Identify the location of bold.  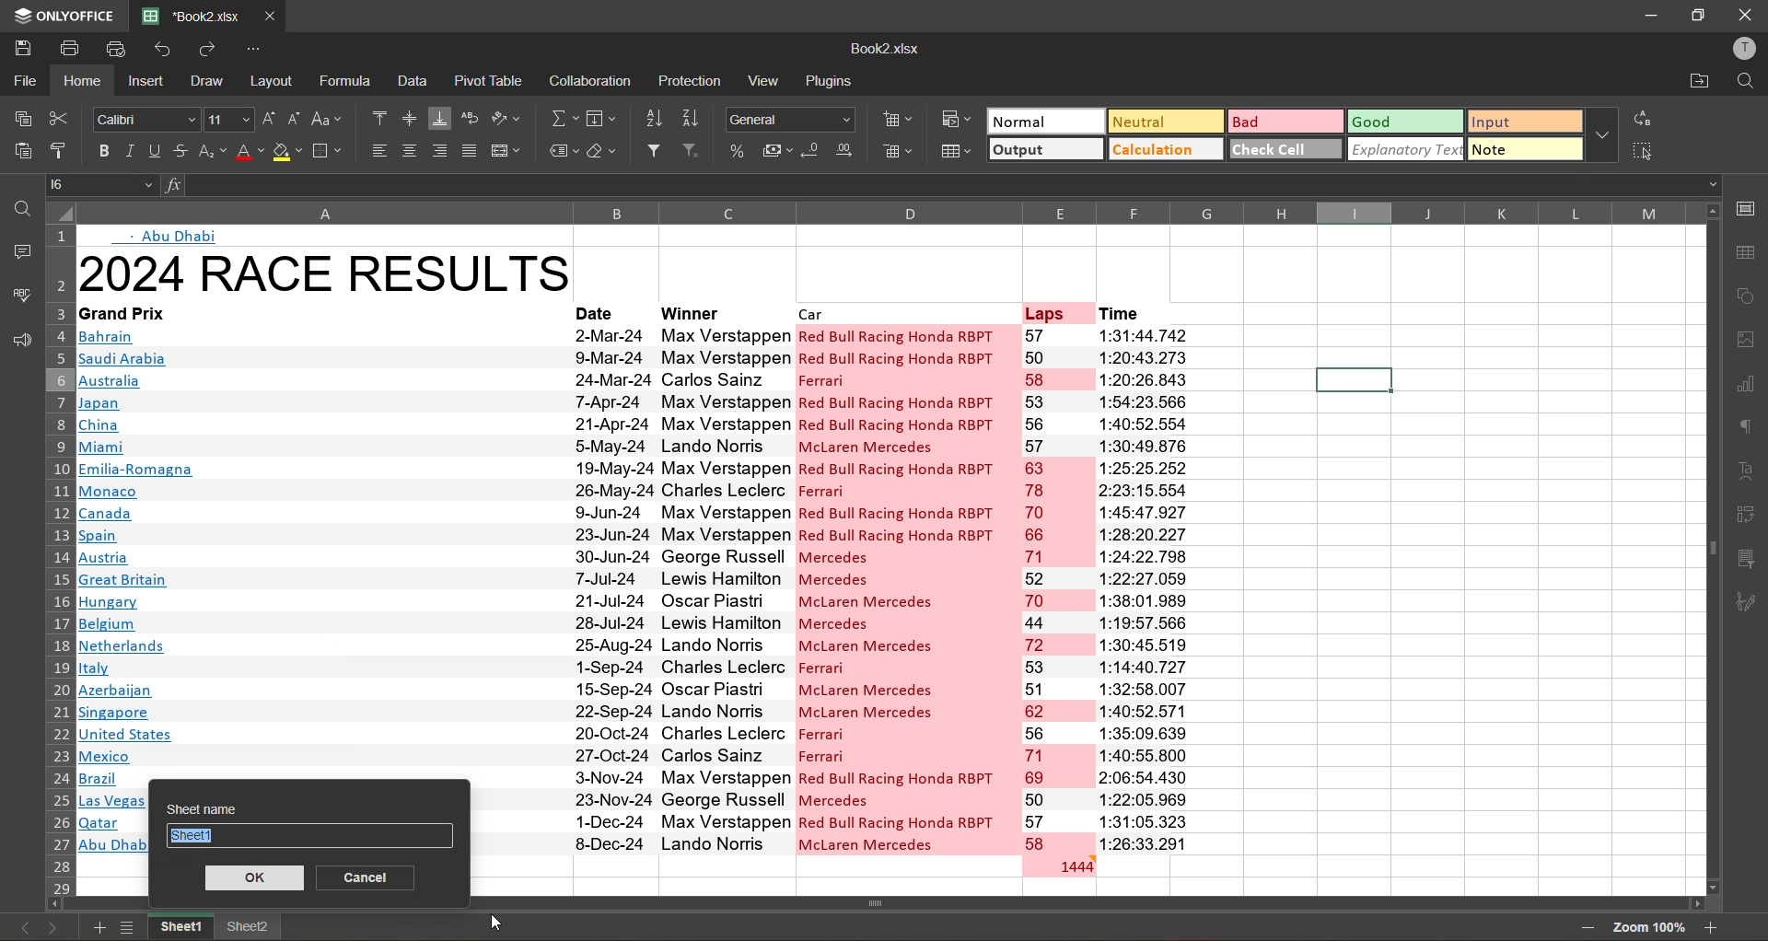
(99, 151).